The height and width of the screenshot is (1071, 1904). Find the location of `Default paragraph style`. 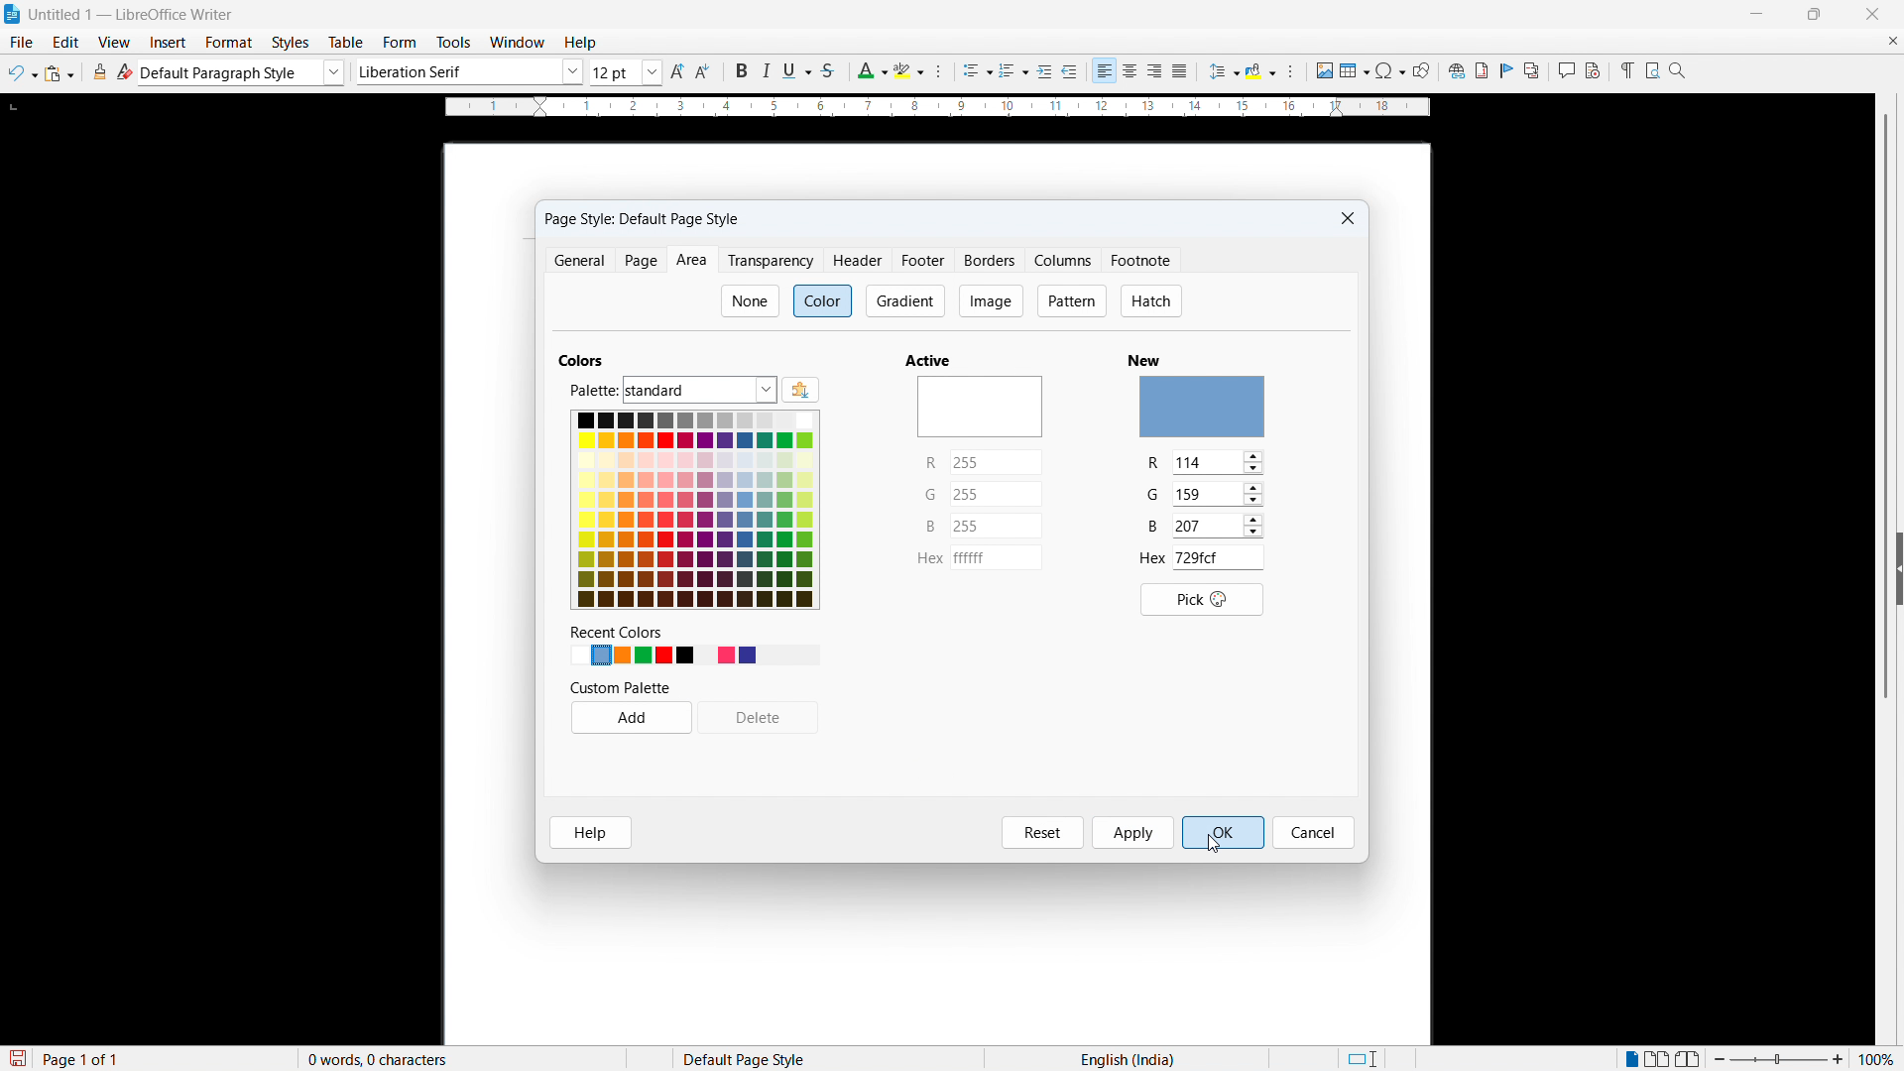

Default paragraph style is located at coordinates (243, 72).